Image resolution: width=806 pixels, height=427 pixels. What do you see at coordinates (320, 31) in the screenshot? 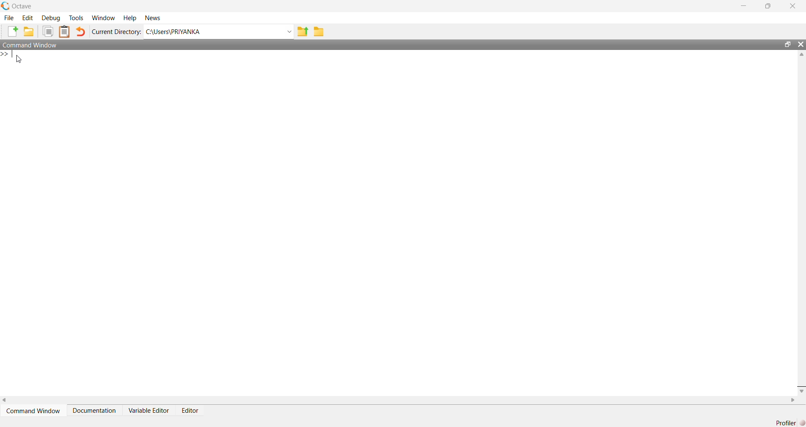
I see `folder` at bounding box center [320, 31].